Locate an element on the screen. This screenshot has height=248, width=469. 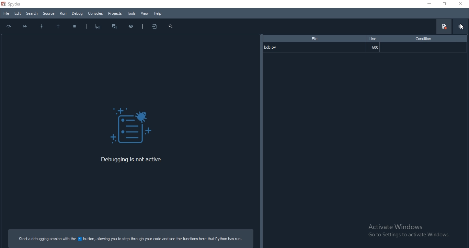
Close is located at coordinates (462, 4).